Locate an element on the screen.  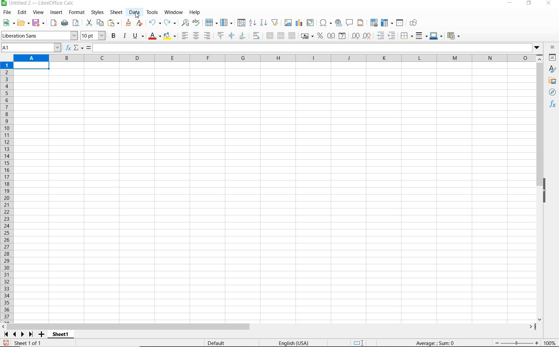
headers and footers is located at coordinates (362, 23).